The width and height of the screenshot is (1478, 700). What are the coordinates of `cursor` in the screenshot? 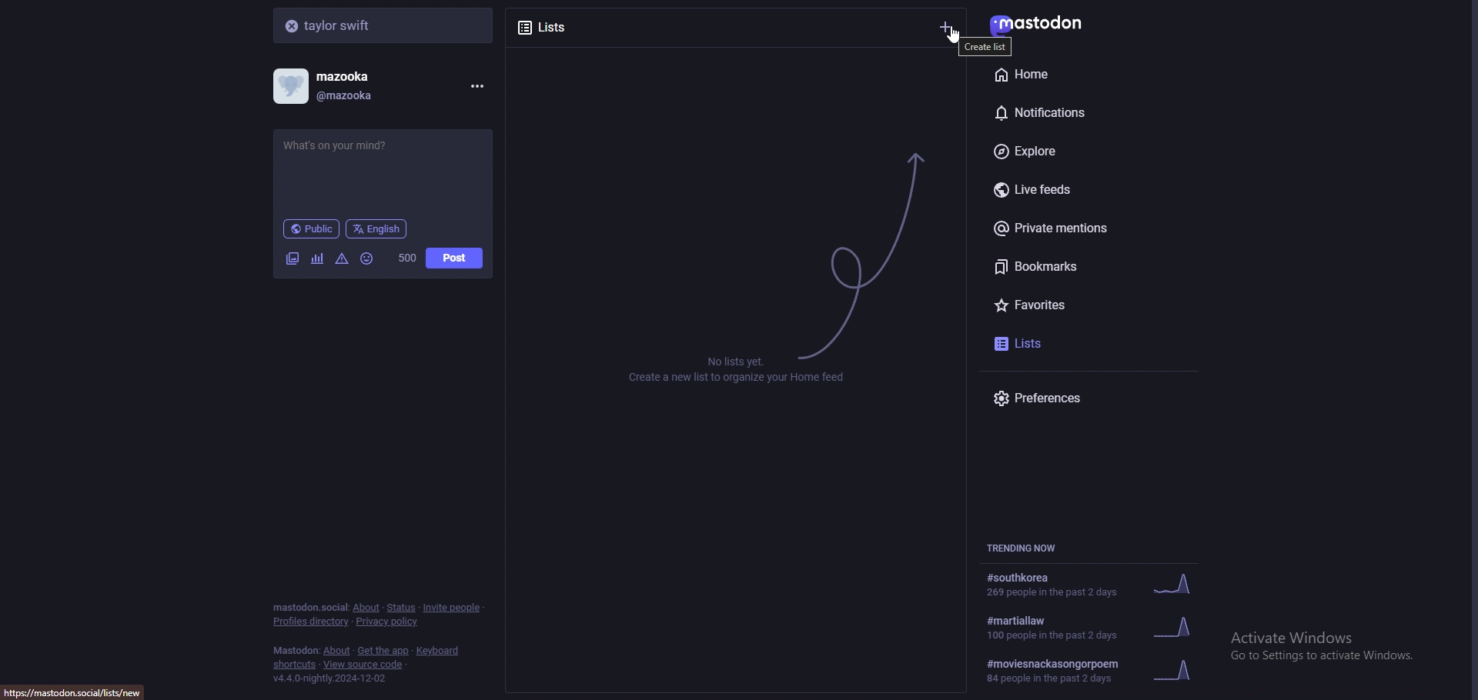 It's located at (957, 35).